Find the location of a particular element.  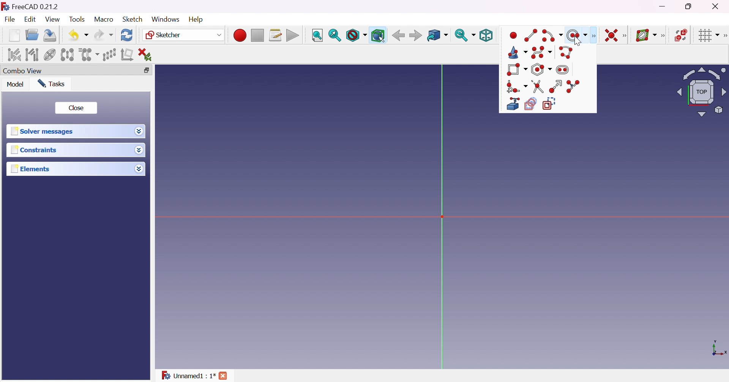

Help is located at coordinates (197, 19).